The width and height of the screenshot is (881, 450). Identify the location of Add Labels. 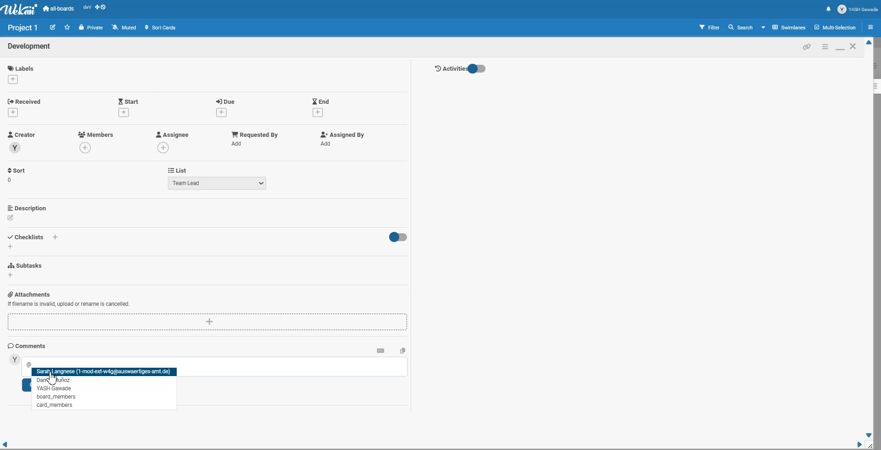
(22, 67).